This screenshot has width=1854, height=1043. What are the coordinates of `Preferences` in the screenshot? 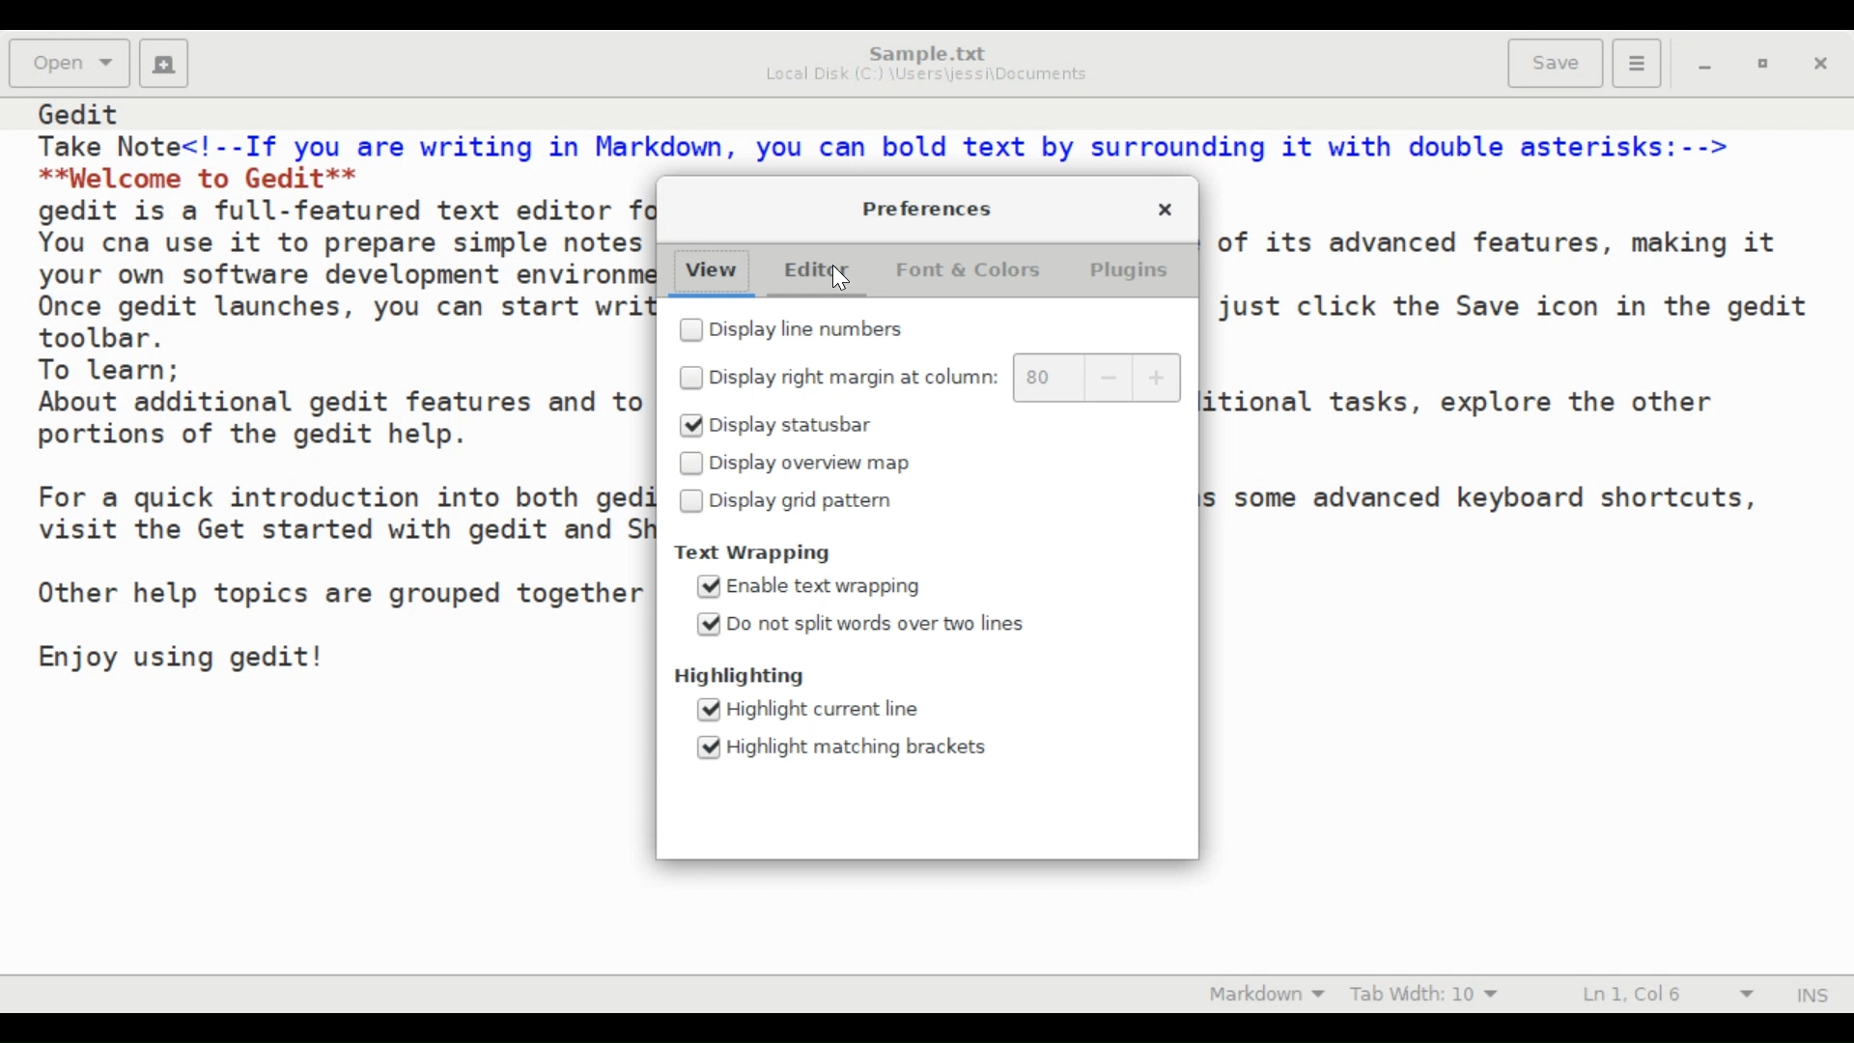 It's located at (923, 210).